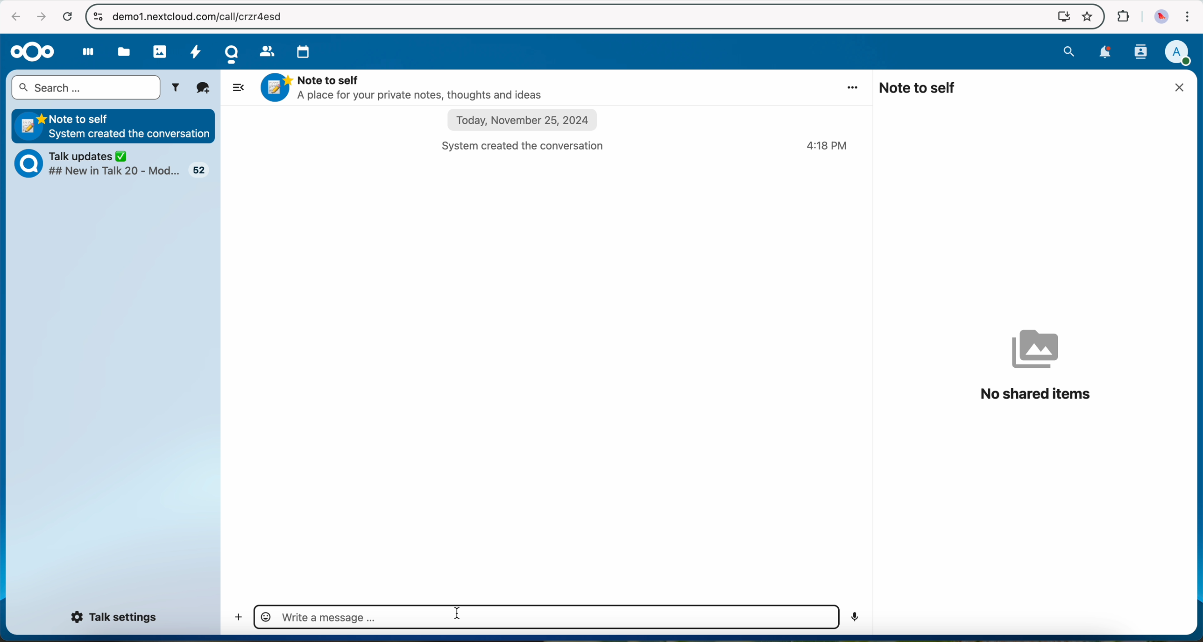 The image size is (1203, 642). What do you see at coordinates (231, 54) in the screenshot?
I see `Talk` at bounding box center [231, 54].